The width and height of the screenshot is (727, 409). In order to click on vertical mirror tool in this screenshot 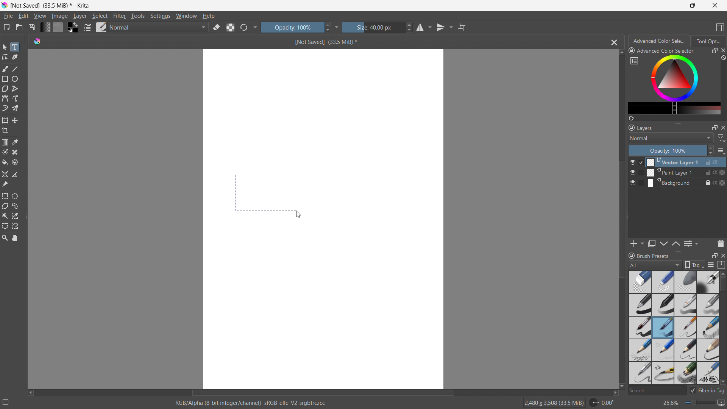, I will do `click(443, 27)`.